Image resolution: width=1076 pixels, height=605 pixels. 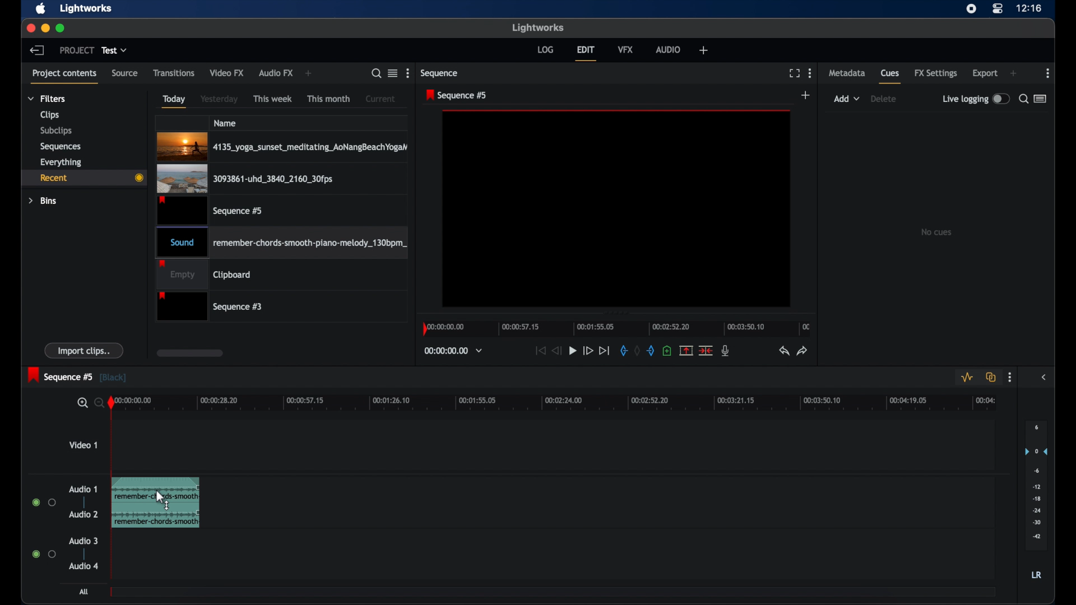 I want to click on  3093861-uhd_3840_2160_30fps, so click(x=245, y=178).